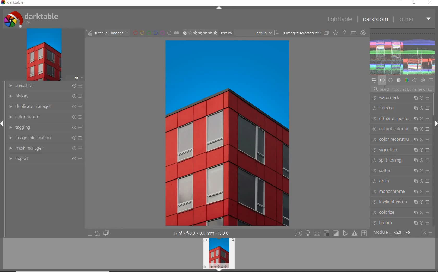  What do you see at coordinates (374, 80) in the screenshot?
I see `quick access panel` at bounding box center [374, 80].